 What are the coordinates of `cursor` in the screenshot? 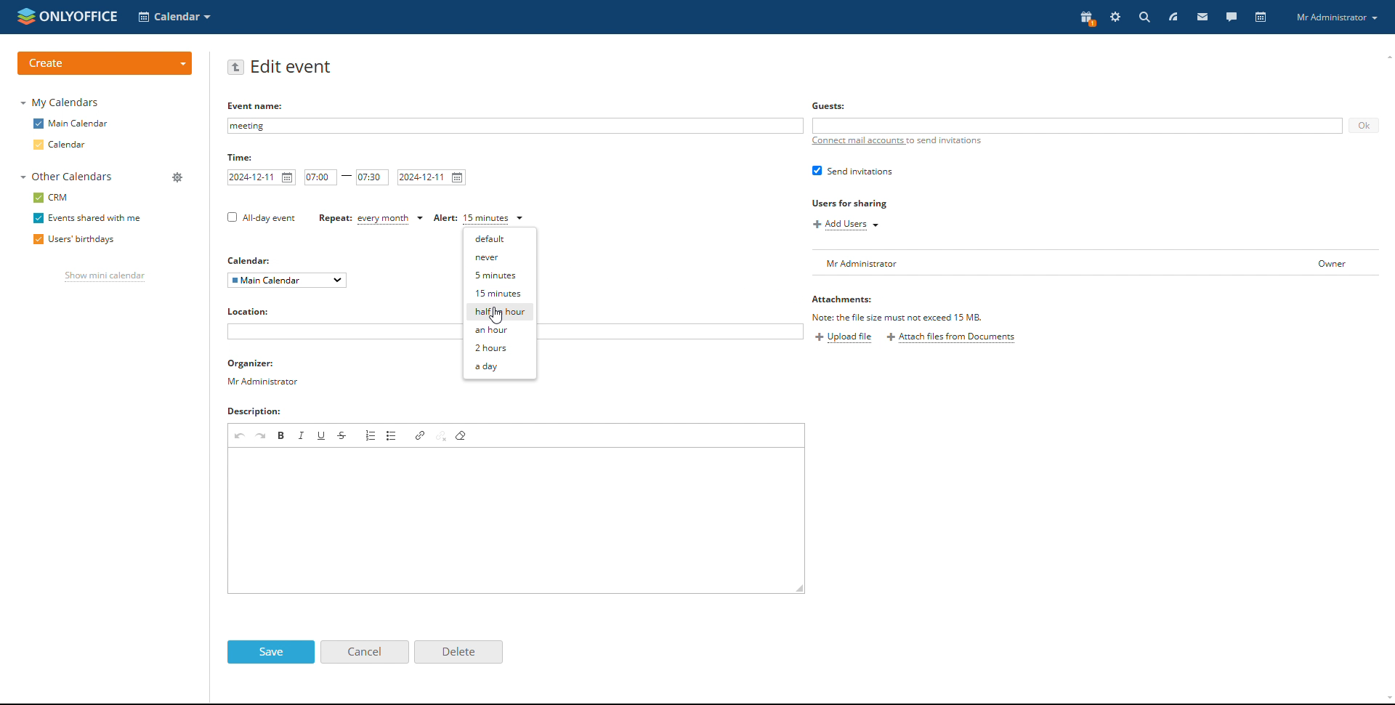 It's located at (498, 317).